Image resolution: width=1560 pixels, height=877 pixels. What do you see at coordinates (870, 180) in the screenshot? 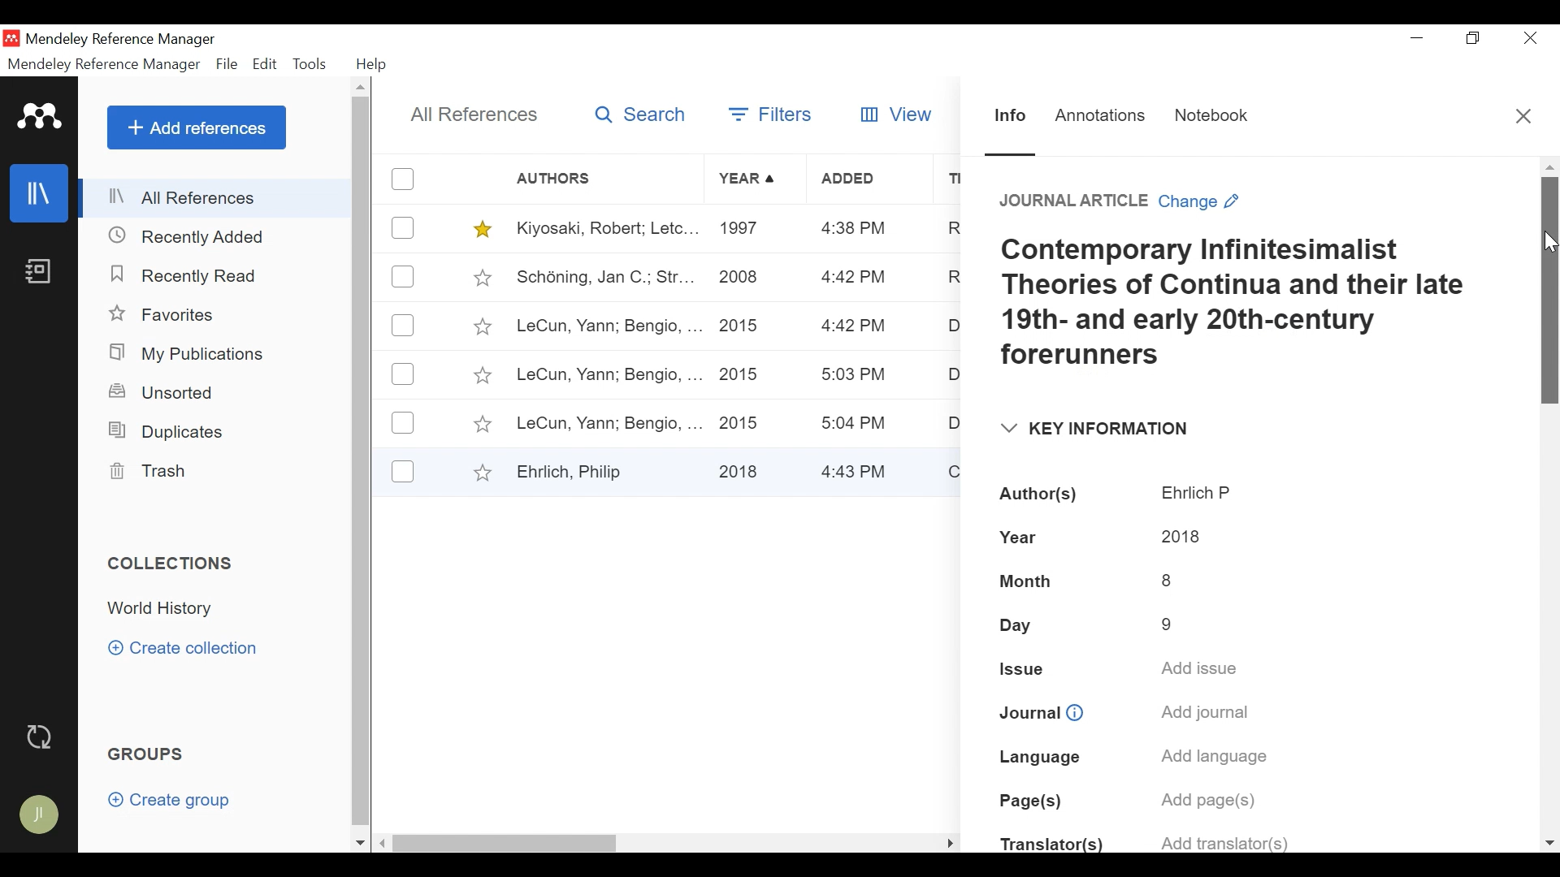
I see `Added` at bounding box center [870, 180].